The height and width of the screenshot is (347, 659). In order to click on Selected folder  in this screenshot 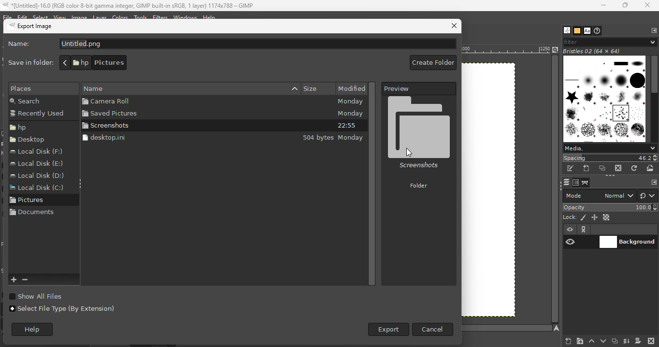, I will do `click(419, 145)`.